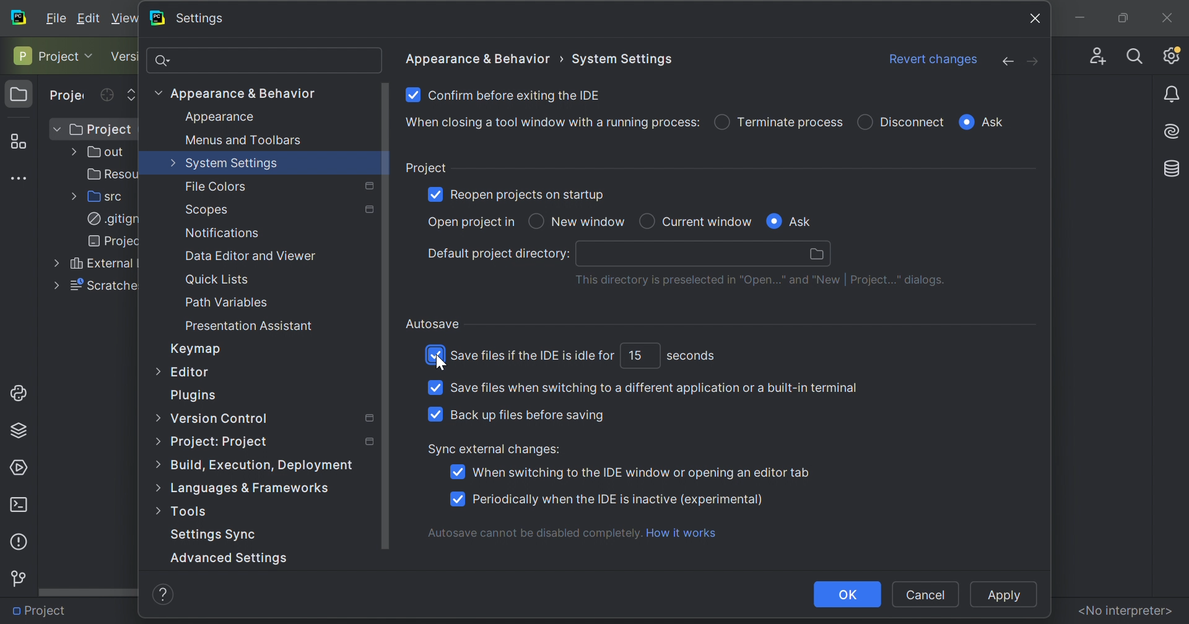 This screenshot has height=624, width=1189. I want to click on .gitignore, so click(108, 219).